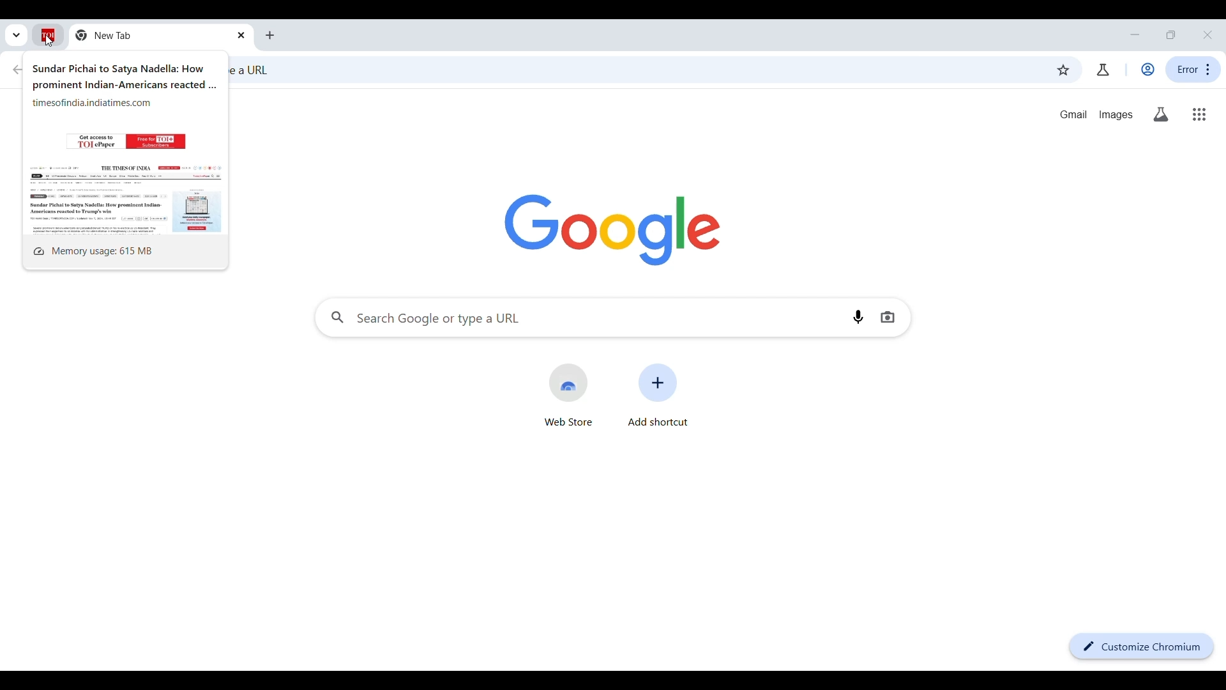 Image resolution: width=1226 pixels, height=690 pixels. What do you see at coordinates (241, 35) in the screenshot?
I see `Close current tab` at bounding box center [241, 35].